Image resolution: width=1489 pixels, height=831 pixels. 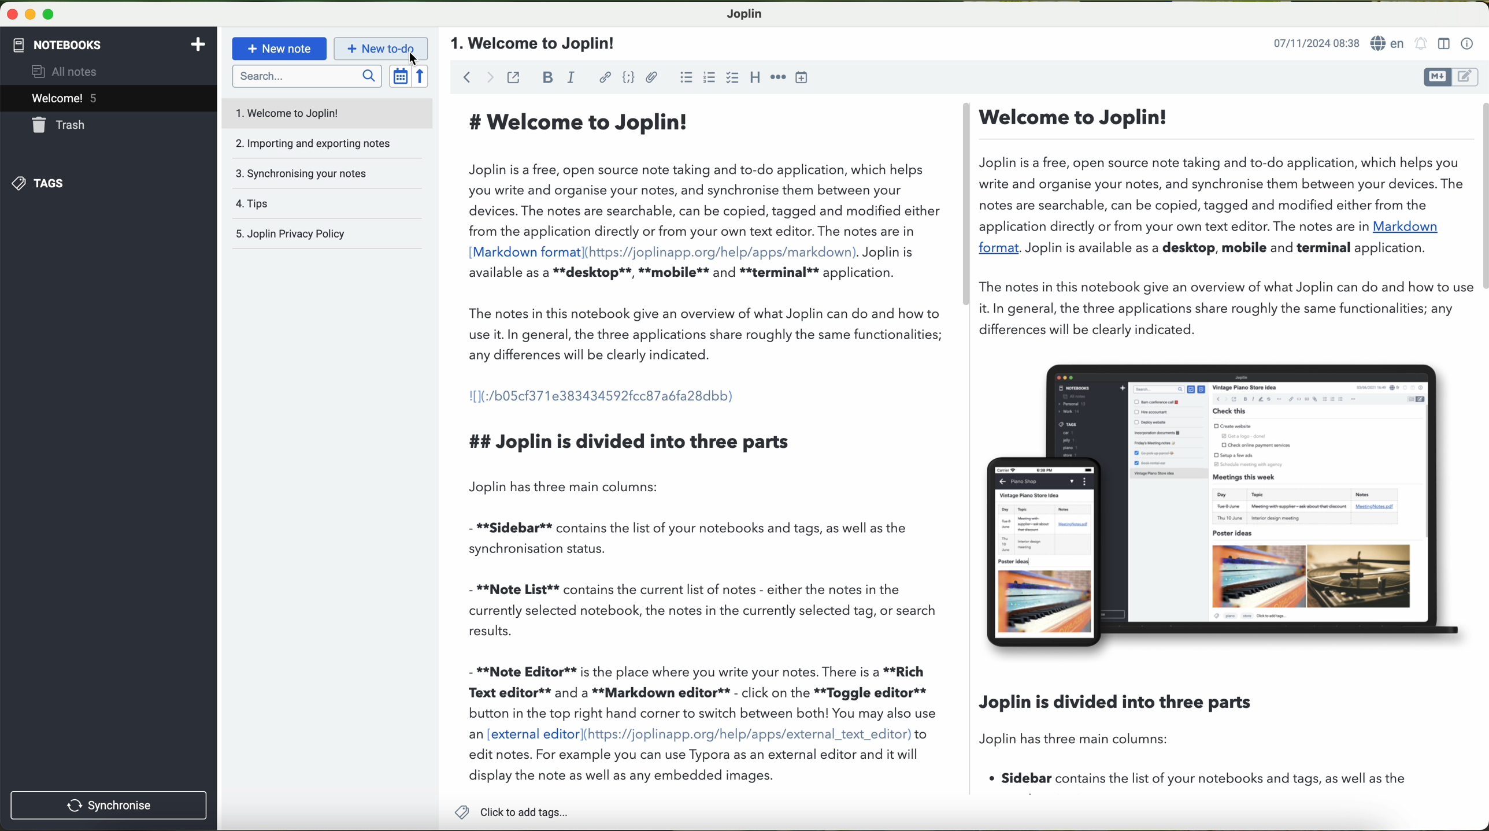 What do you see at coordinates (652, 77) in the screenshot?
I see `attach file` at bounding box center [652, 77].